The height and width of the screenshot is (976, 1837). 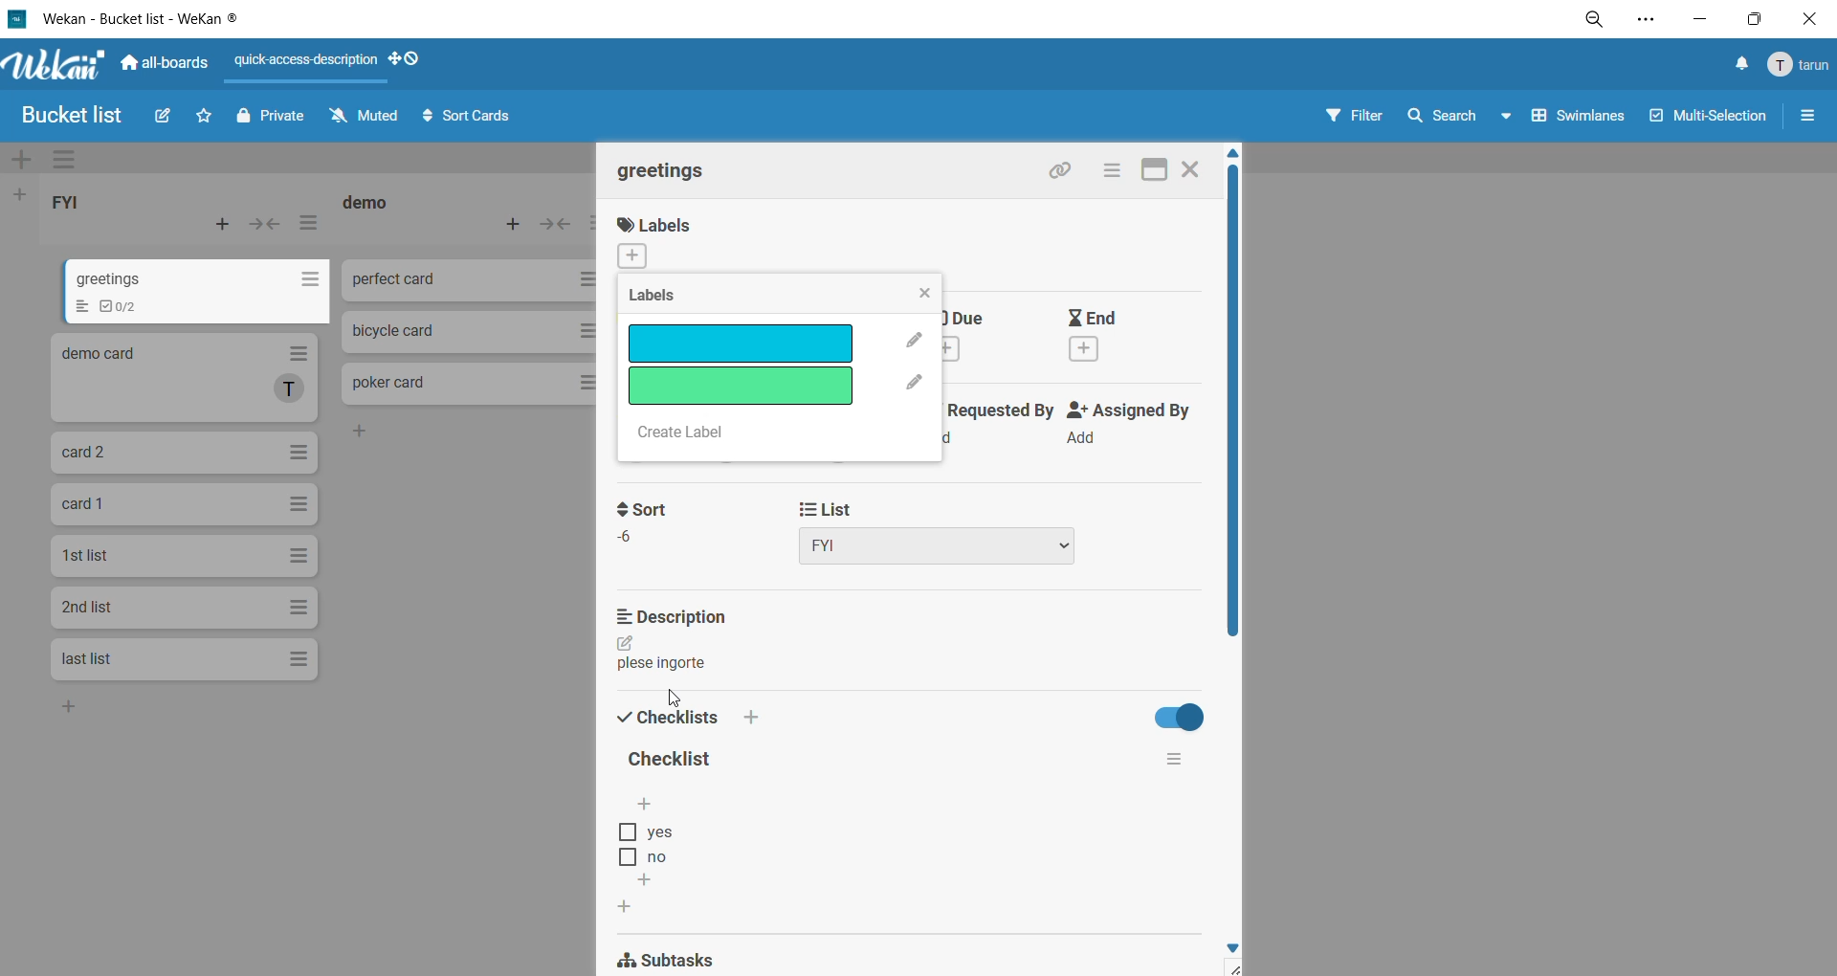 I want to click on removed label, so click(x=741, y=343).